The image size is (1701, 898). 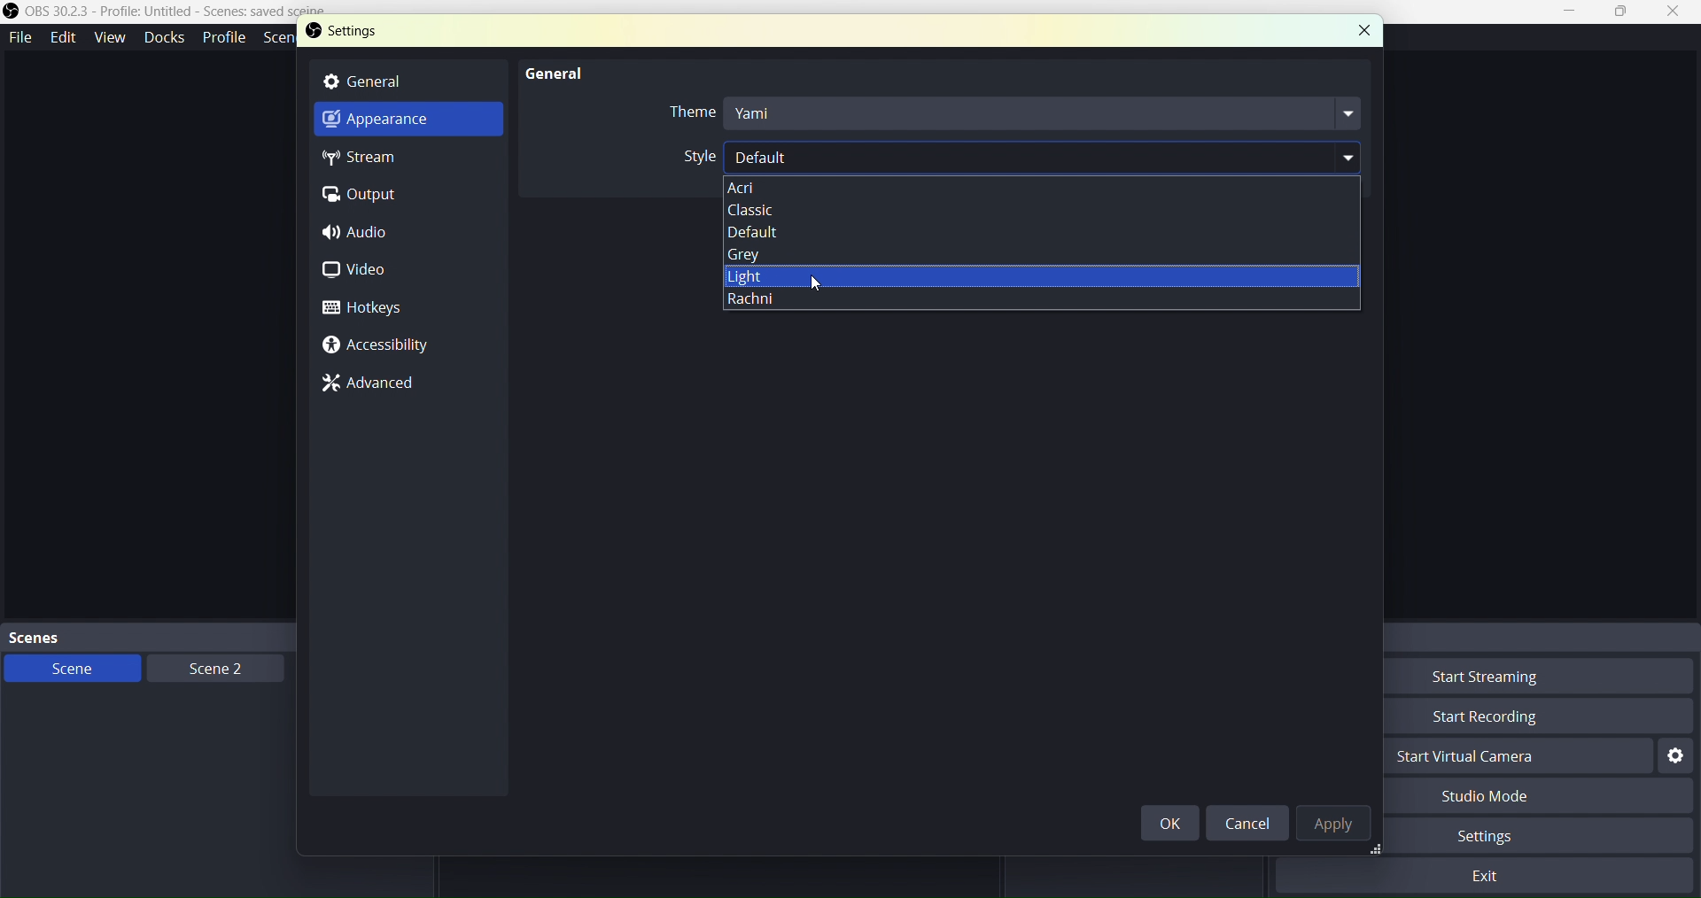 I want to click on Exit, so click(x=1491, y=875).